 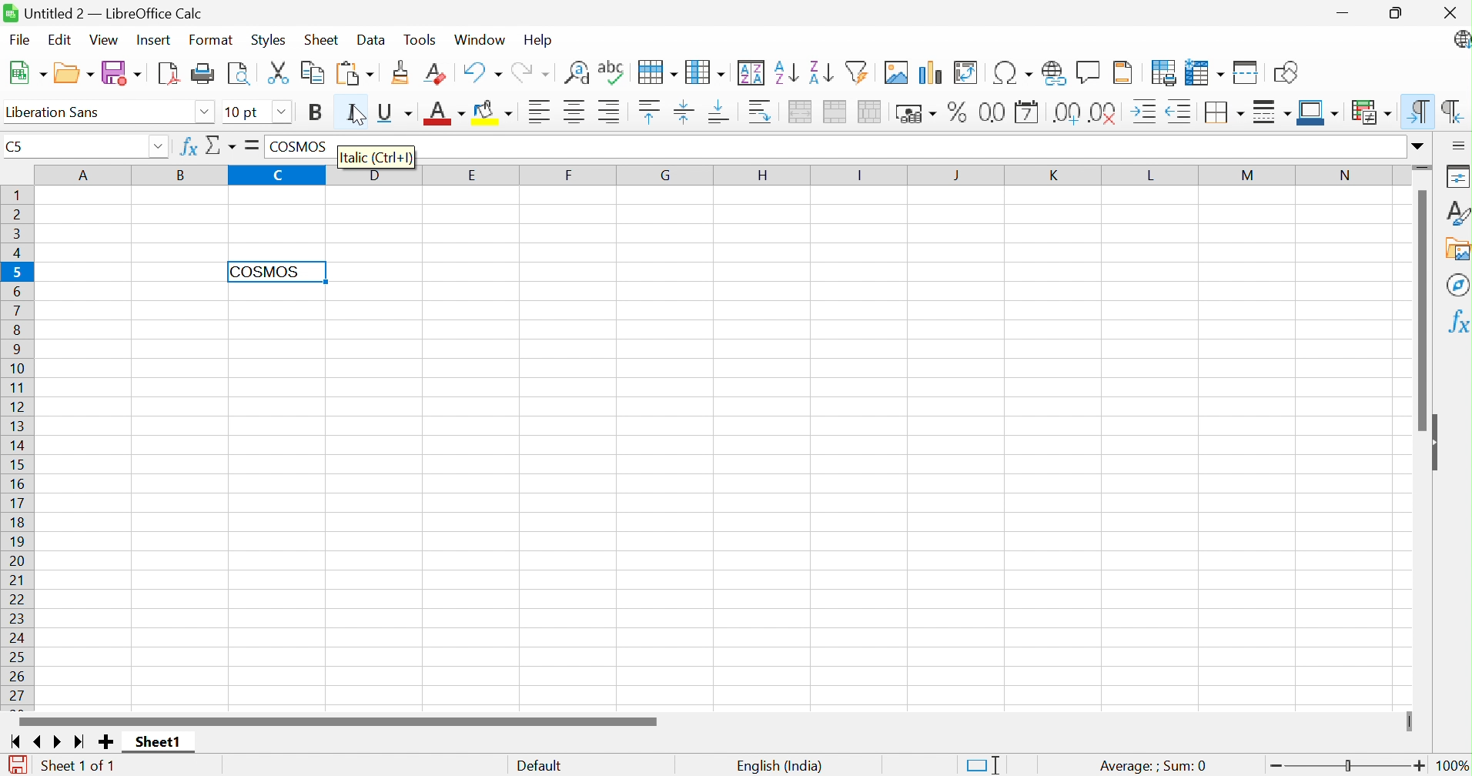 I want to click on Default, so click(x=539, y=767).